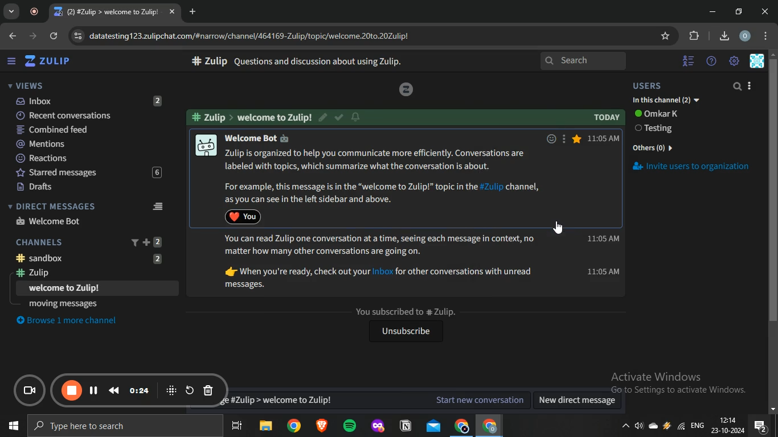 The height and width of the screenshot is (437, 778). What do you see at coordinates (374, 400) in the screenshot?
I see `new message` at bounding box center [374, 400].